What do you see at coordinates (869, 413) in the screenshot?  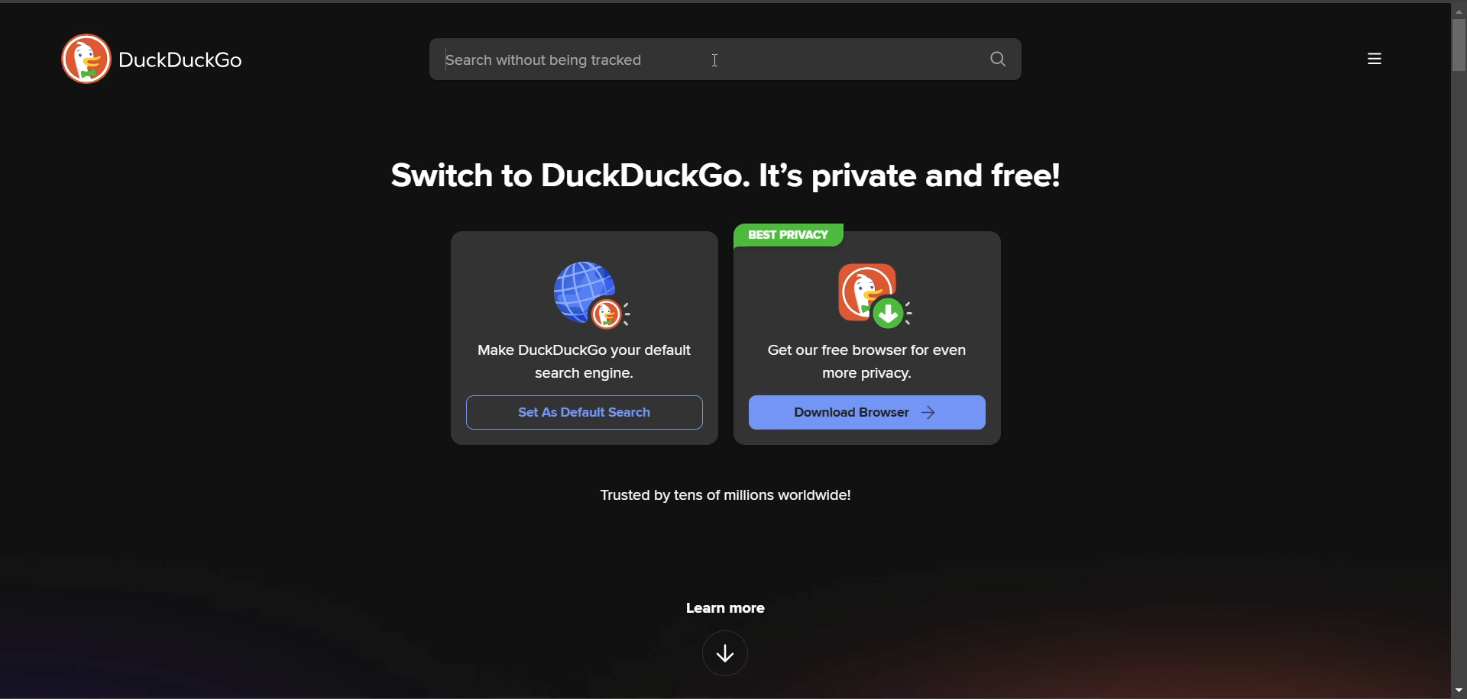 I see `download browser` at bounding box center [869, 413].